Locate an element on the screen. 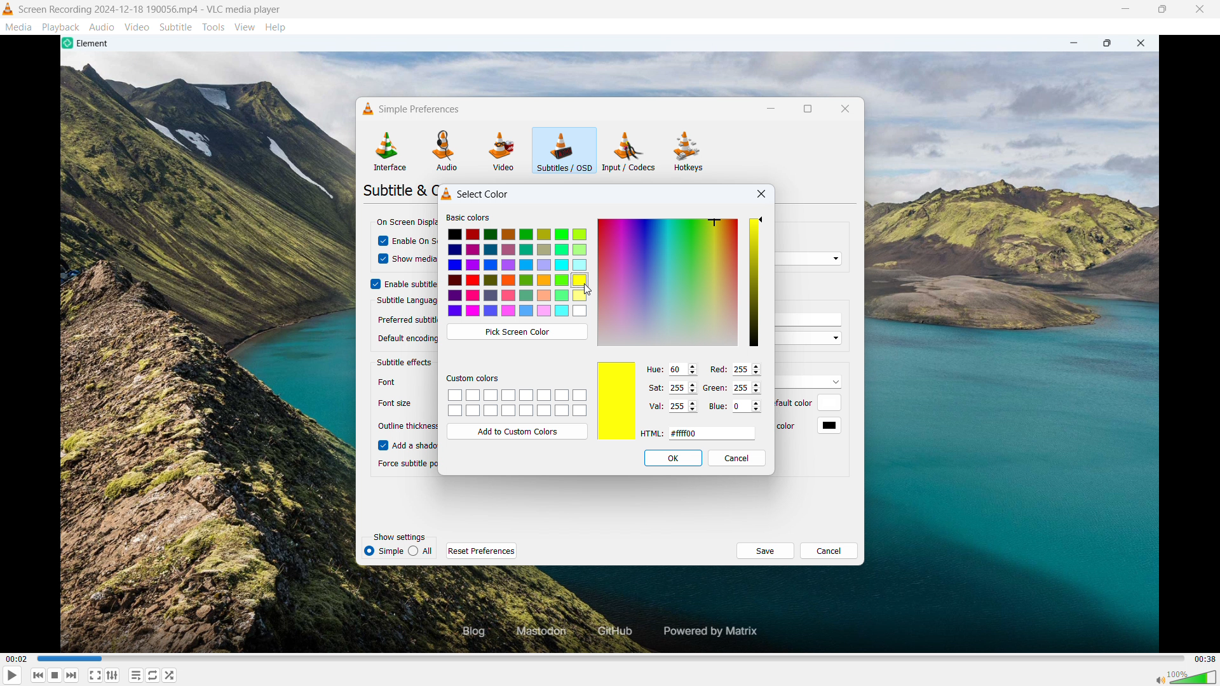  Close dialogue box  is located at coordinates (845, 109).